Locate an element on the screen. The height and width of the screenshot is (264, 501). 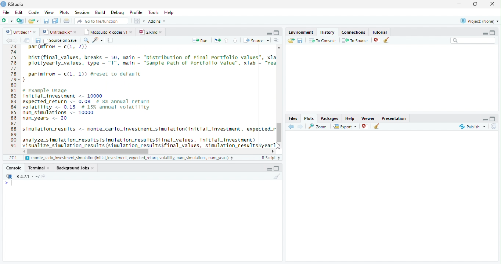
publish is located at coordinates (472, 126).